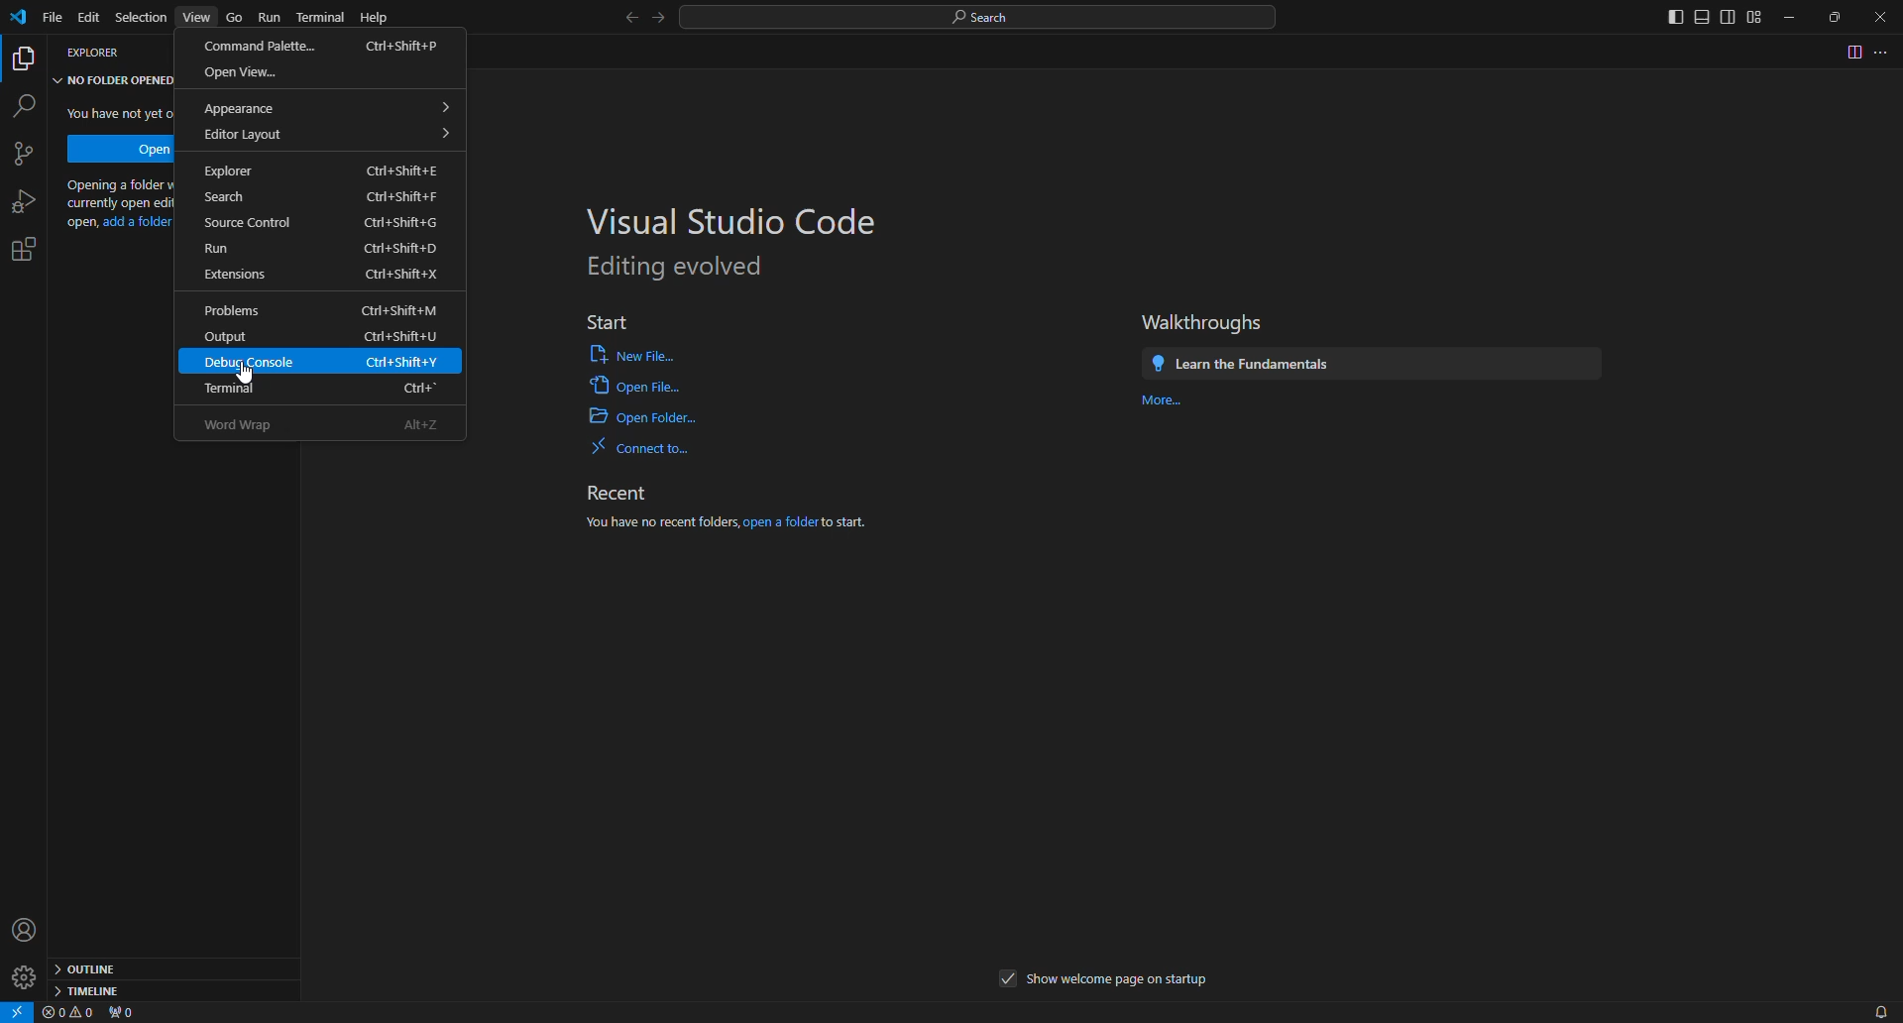  Describe the element at coordinates (616, 322) in the screenshot. I see `Start` at that location.